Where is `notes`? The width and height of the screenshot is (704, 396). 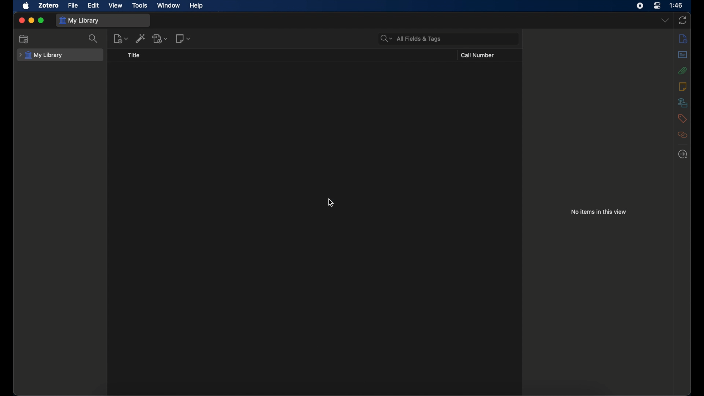
notes is located at coordinates (683, 86).